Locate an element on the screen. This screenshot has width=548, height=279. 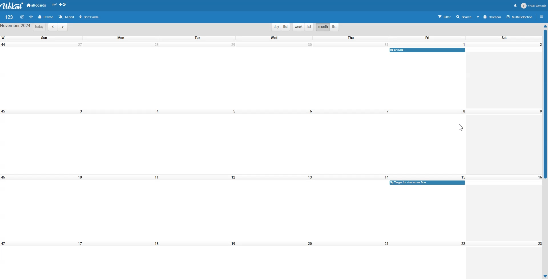
Text is located at coordinates (16, 26).